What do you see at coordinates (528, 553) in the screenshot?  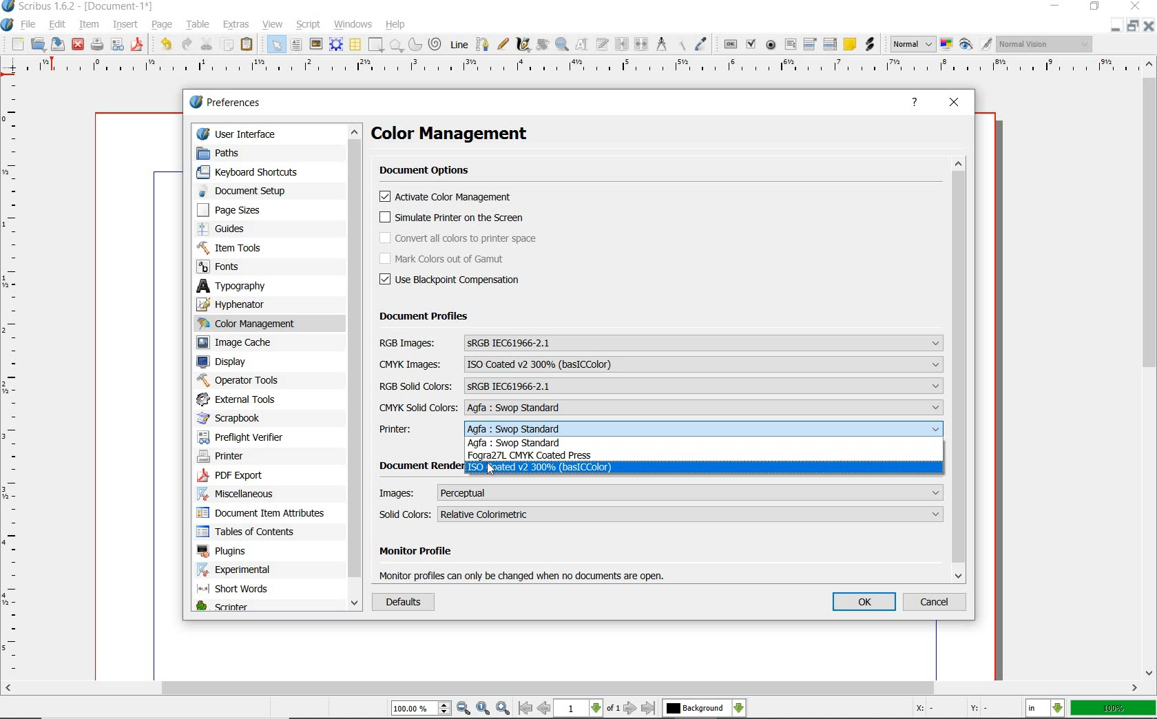 I see `Monitor Profile` at bounding box center [528, 553].